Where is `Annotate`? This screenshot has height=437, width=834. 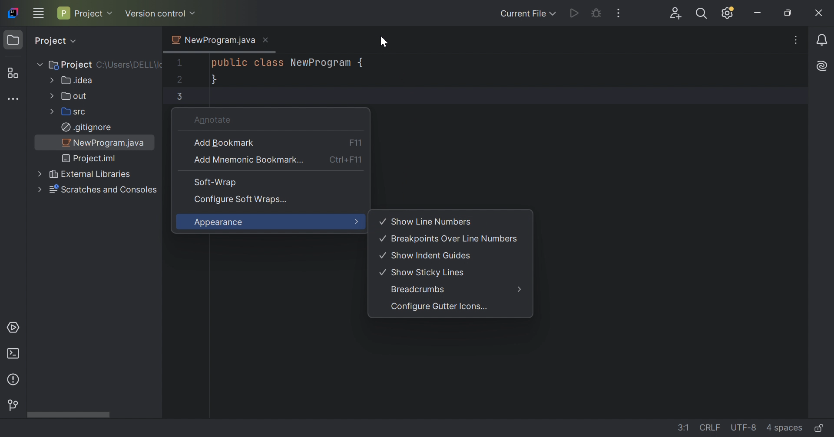 Annotate is located at coordinates (214, 119).